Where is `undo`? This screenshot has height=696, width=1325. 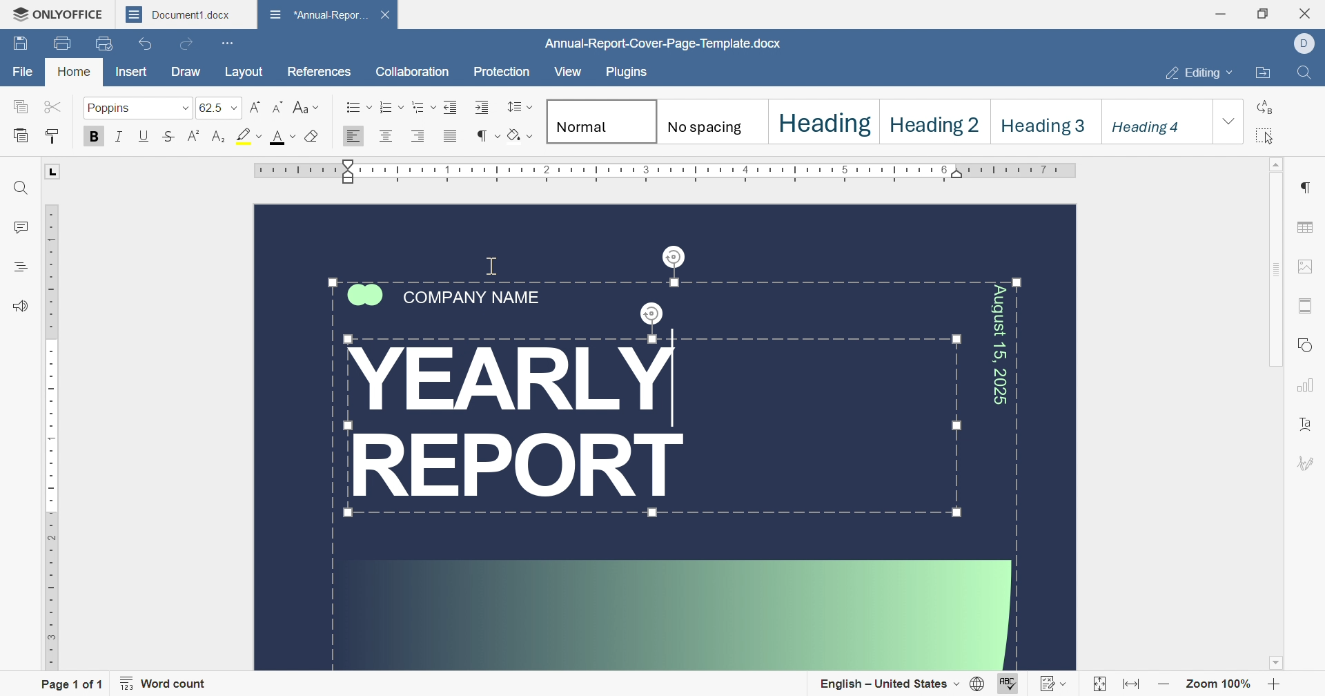
undo is located at coordinates (146, 46).